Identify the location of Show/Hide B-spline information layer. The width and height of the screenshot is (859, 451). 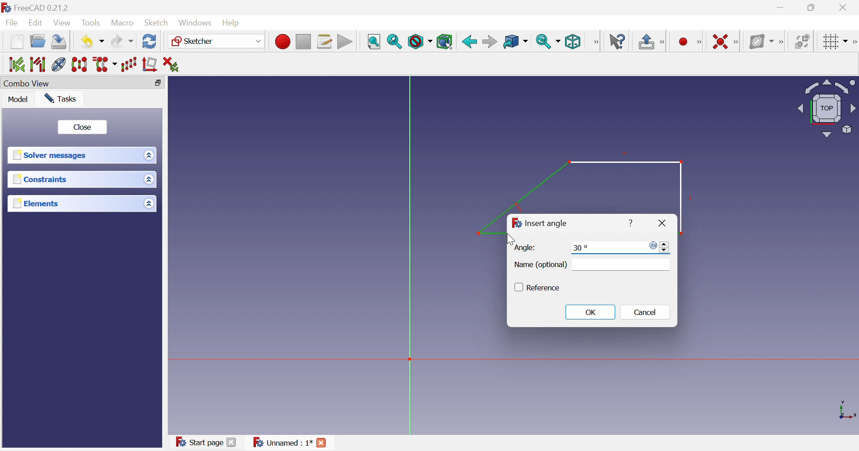
(759, 41).